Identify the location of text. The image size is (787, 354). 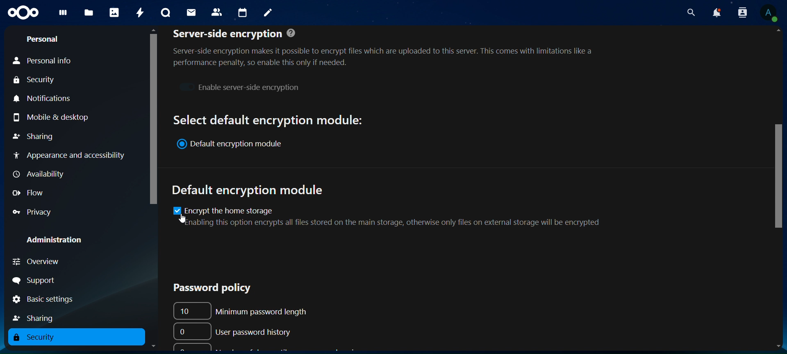
(268, 119).